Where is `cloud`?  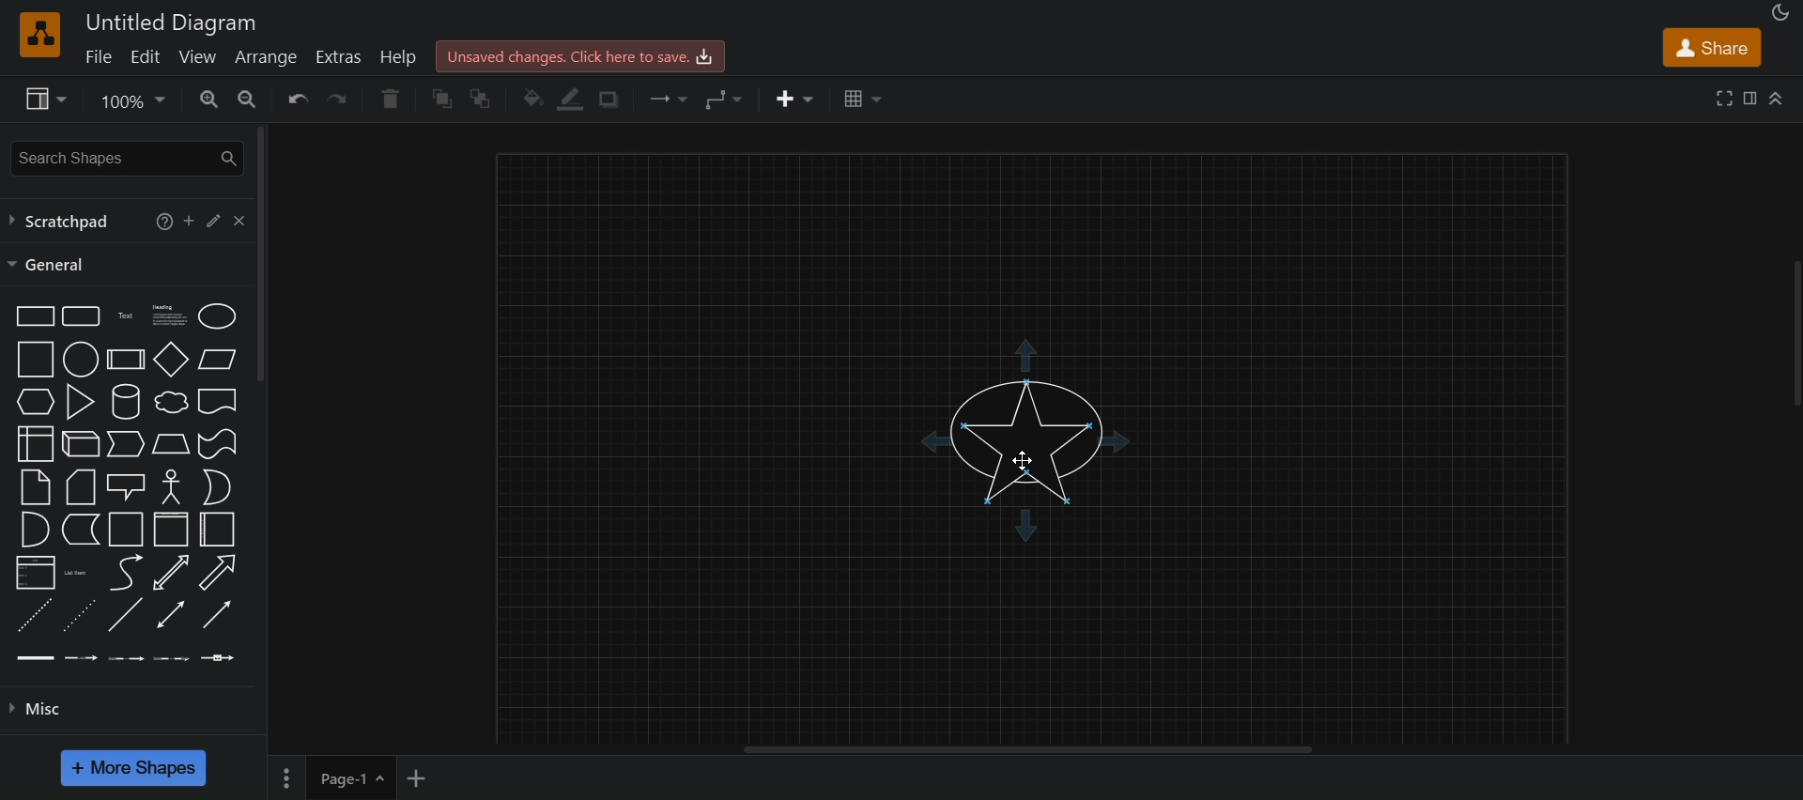 cloud is located at coordinates (171, 402).